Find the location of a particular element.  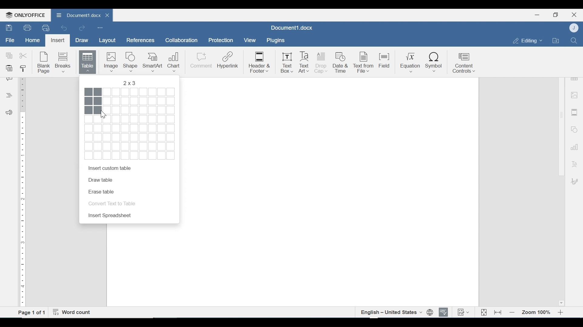

Insert Spreadsheet is located at coordinates (111, 216).